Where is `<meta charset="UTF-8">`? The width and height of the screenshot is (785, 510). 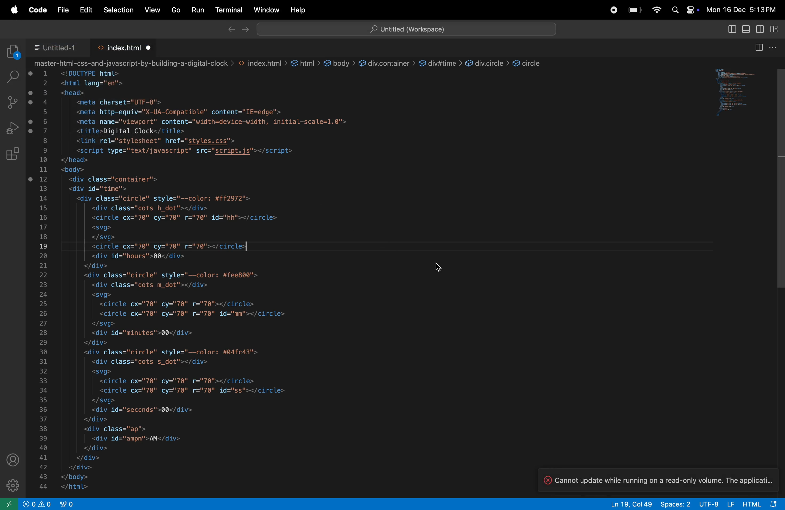 <meta charset="UTF-8"> is located at coordinates (119, 102).